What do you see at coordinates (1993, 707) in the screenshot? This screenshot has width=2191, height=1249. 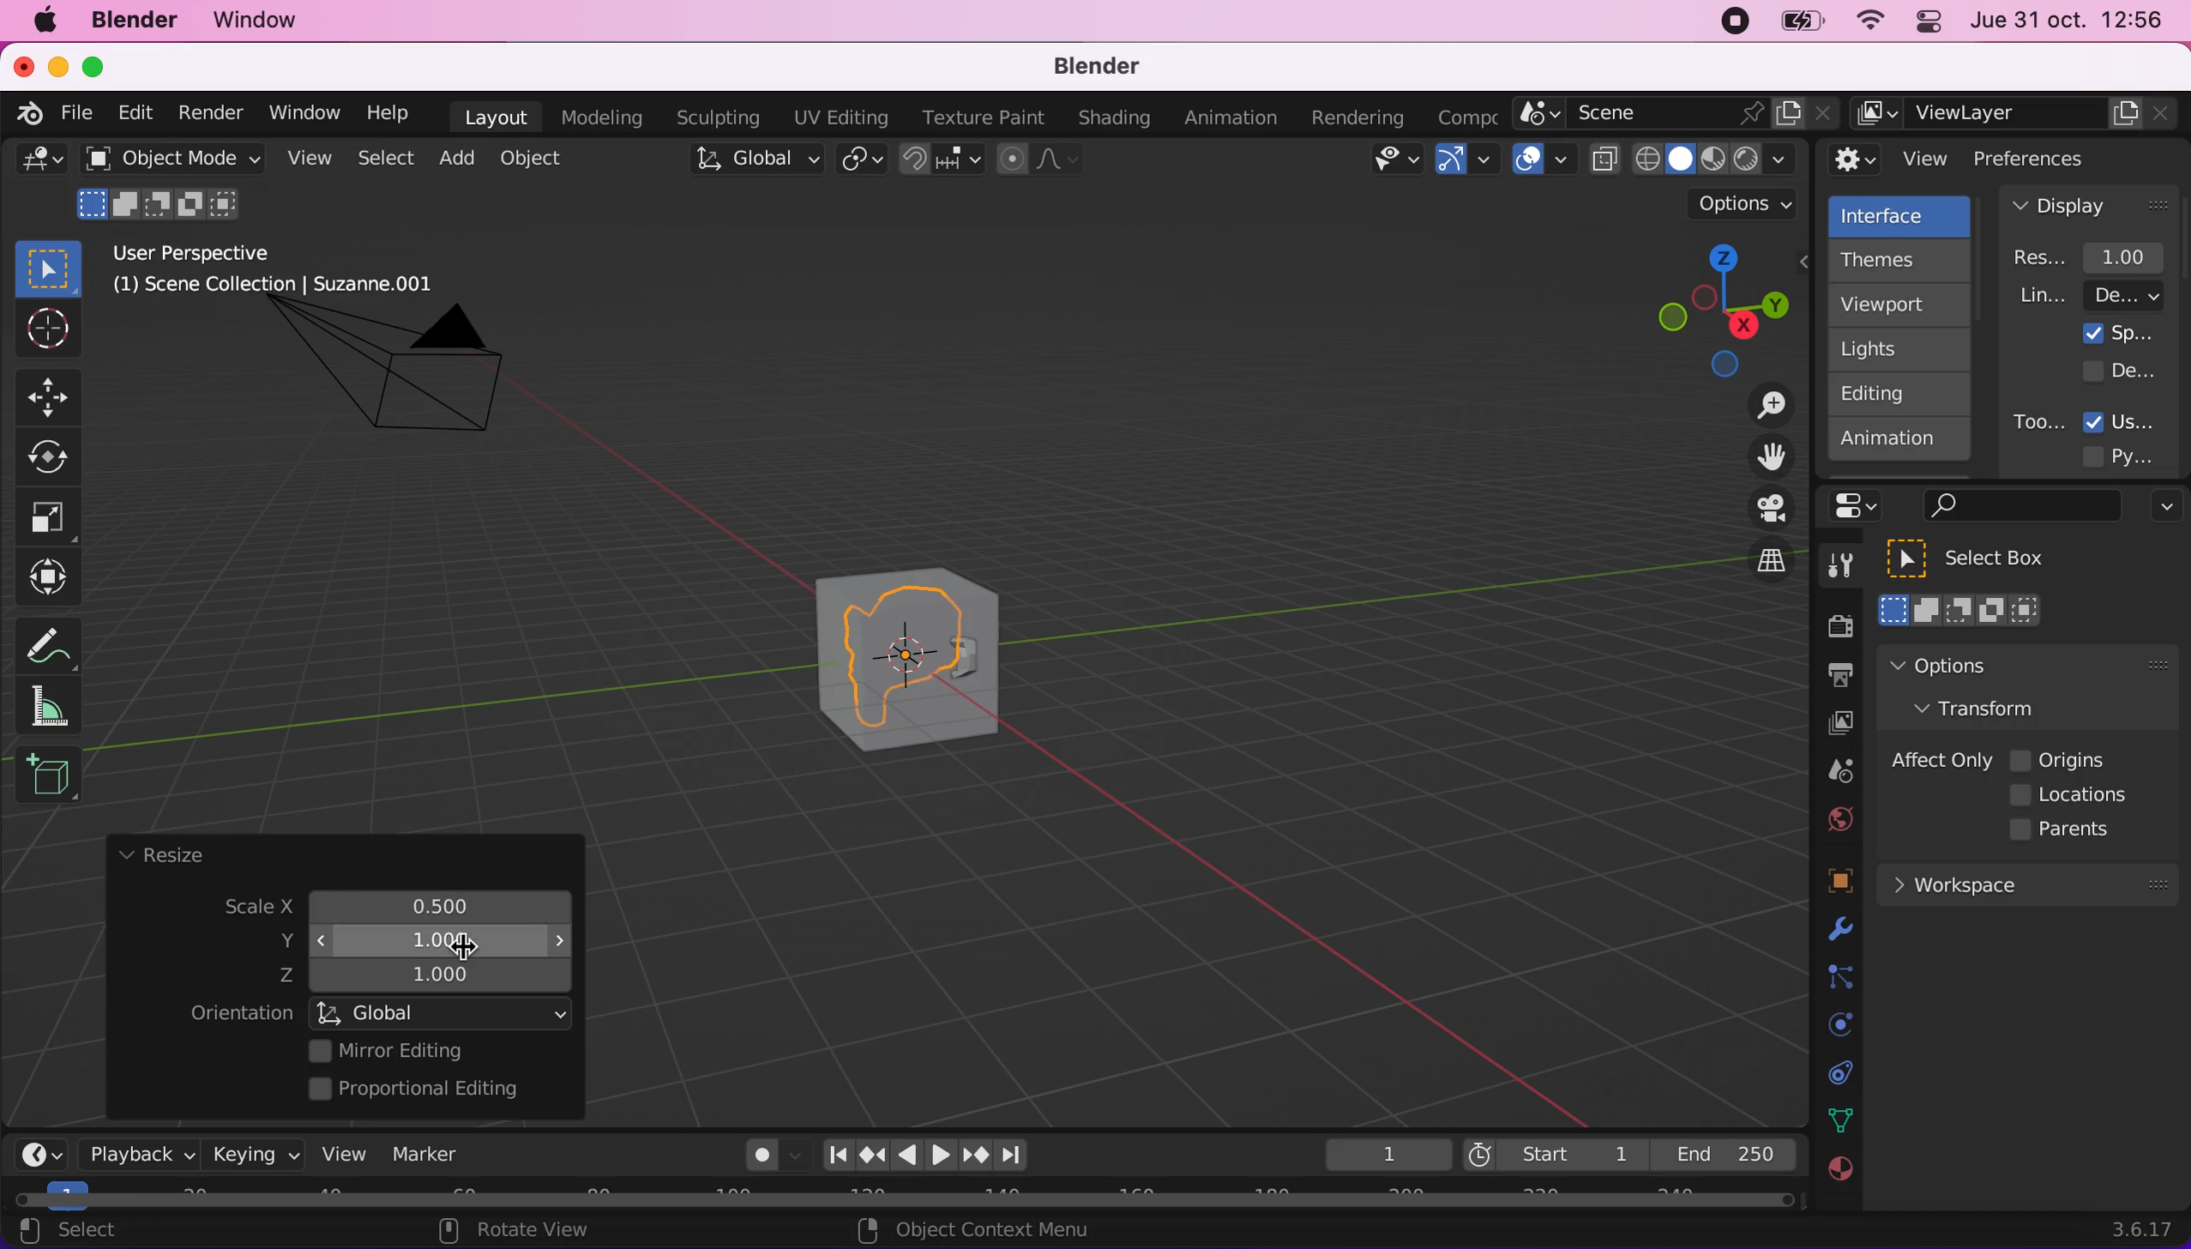 I see `transform` at bounding box center [1993, 707].